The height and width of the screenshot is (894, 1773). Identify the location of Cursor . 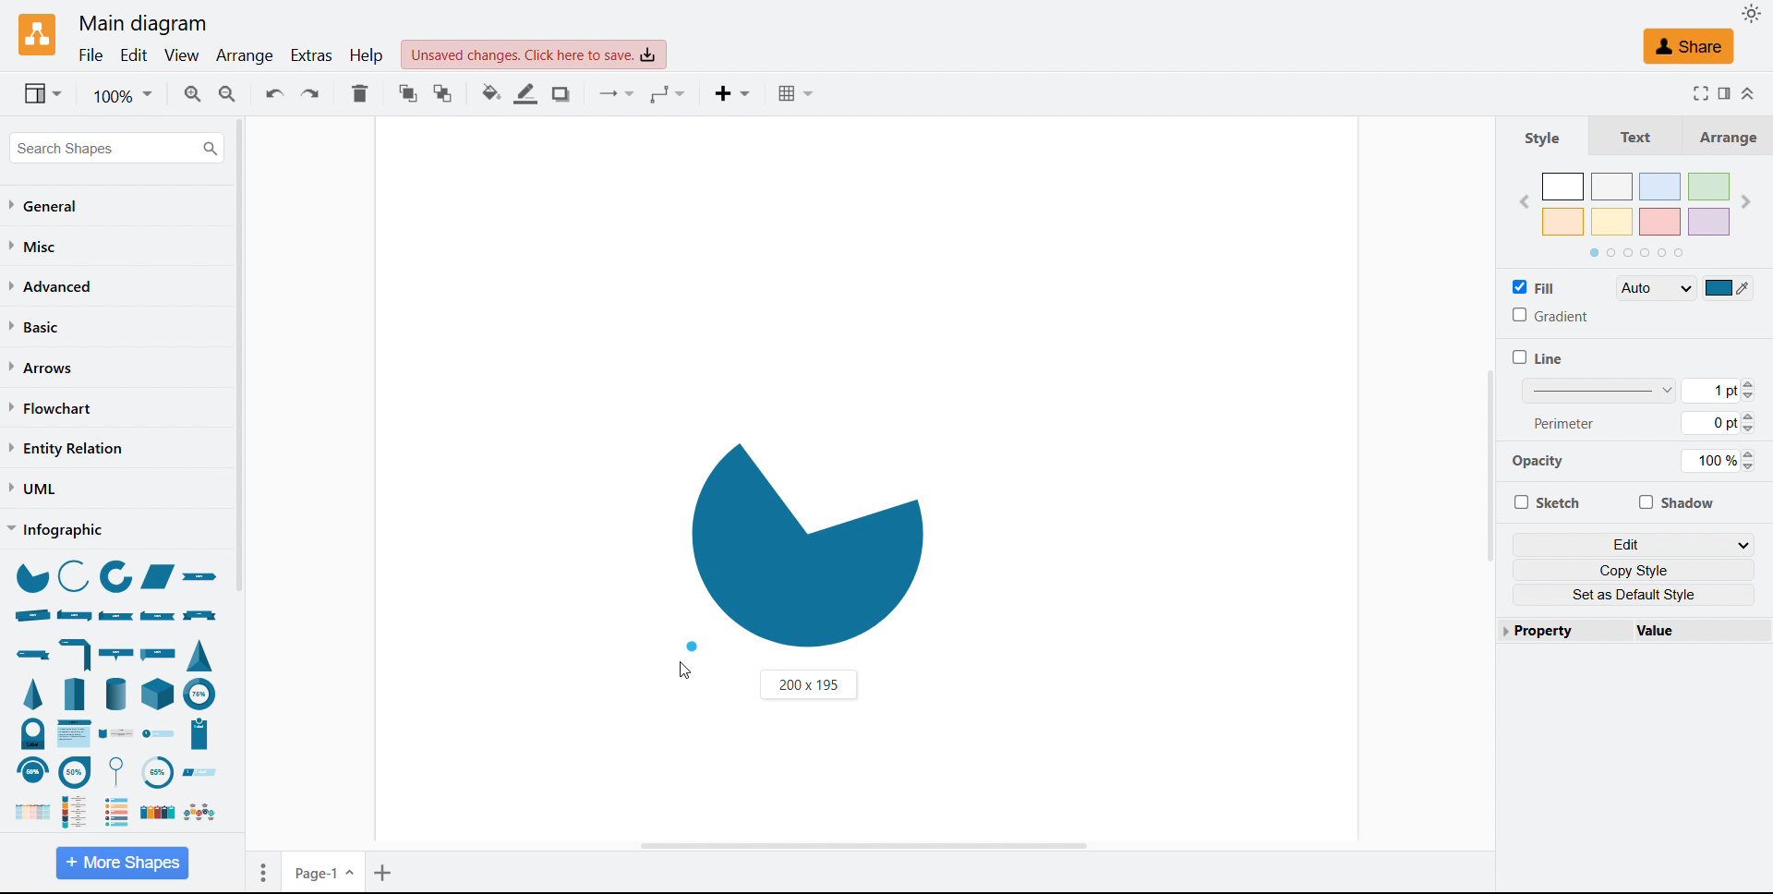
(684, 670).